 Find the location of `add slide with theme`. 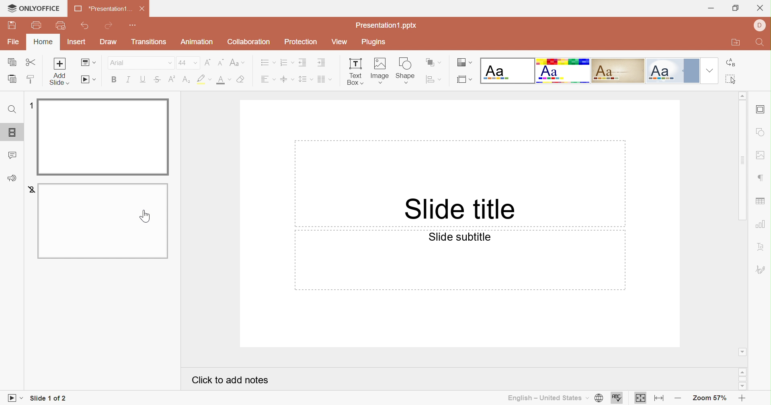

add slide with theme is located at coordinates (59, 79).